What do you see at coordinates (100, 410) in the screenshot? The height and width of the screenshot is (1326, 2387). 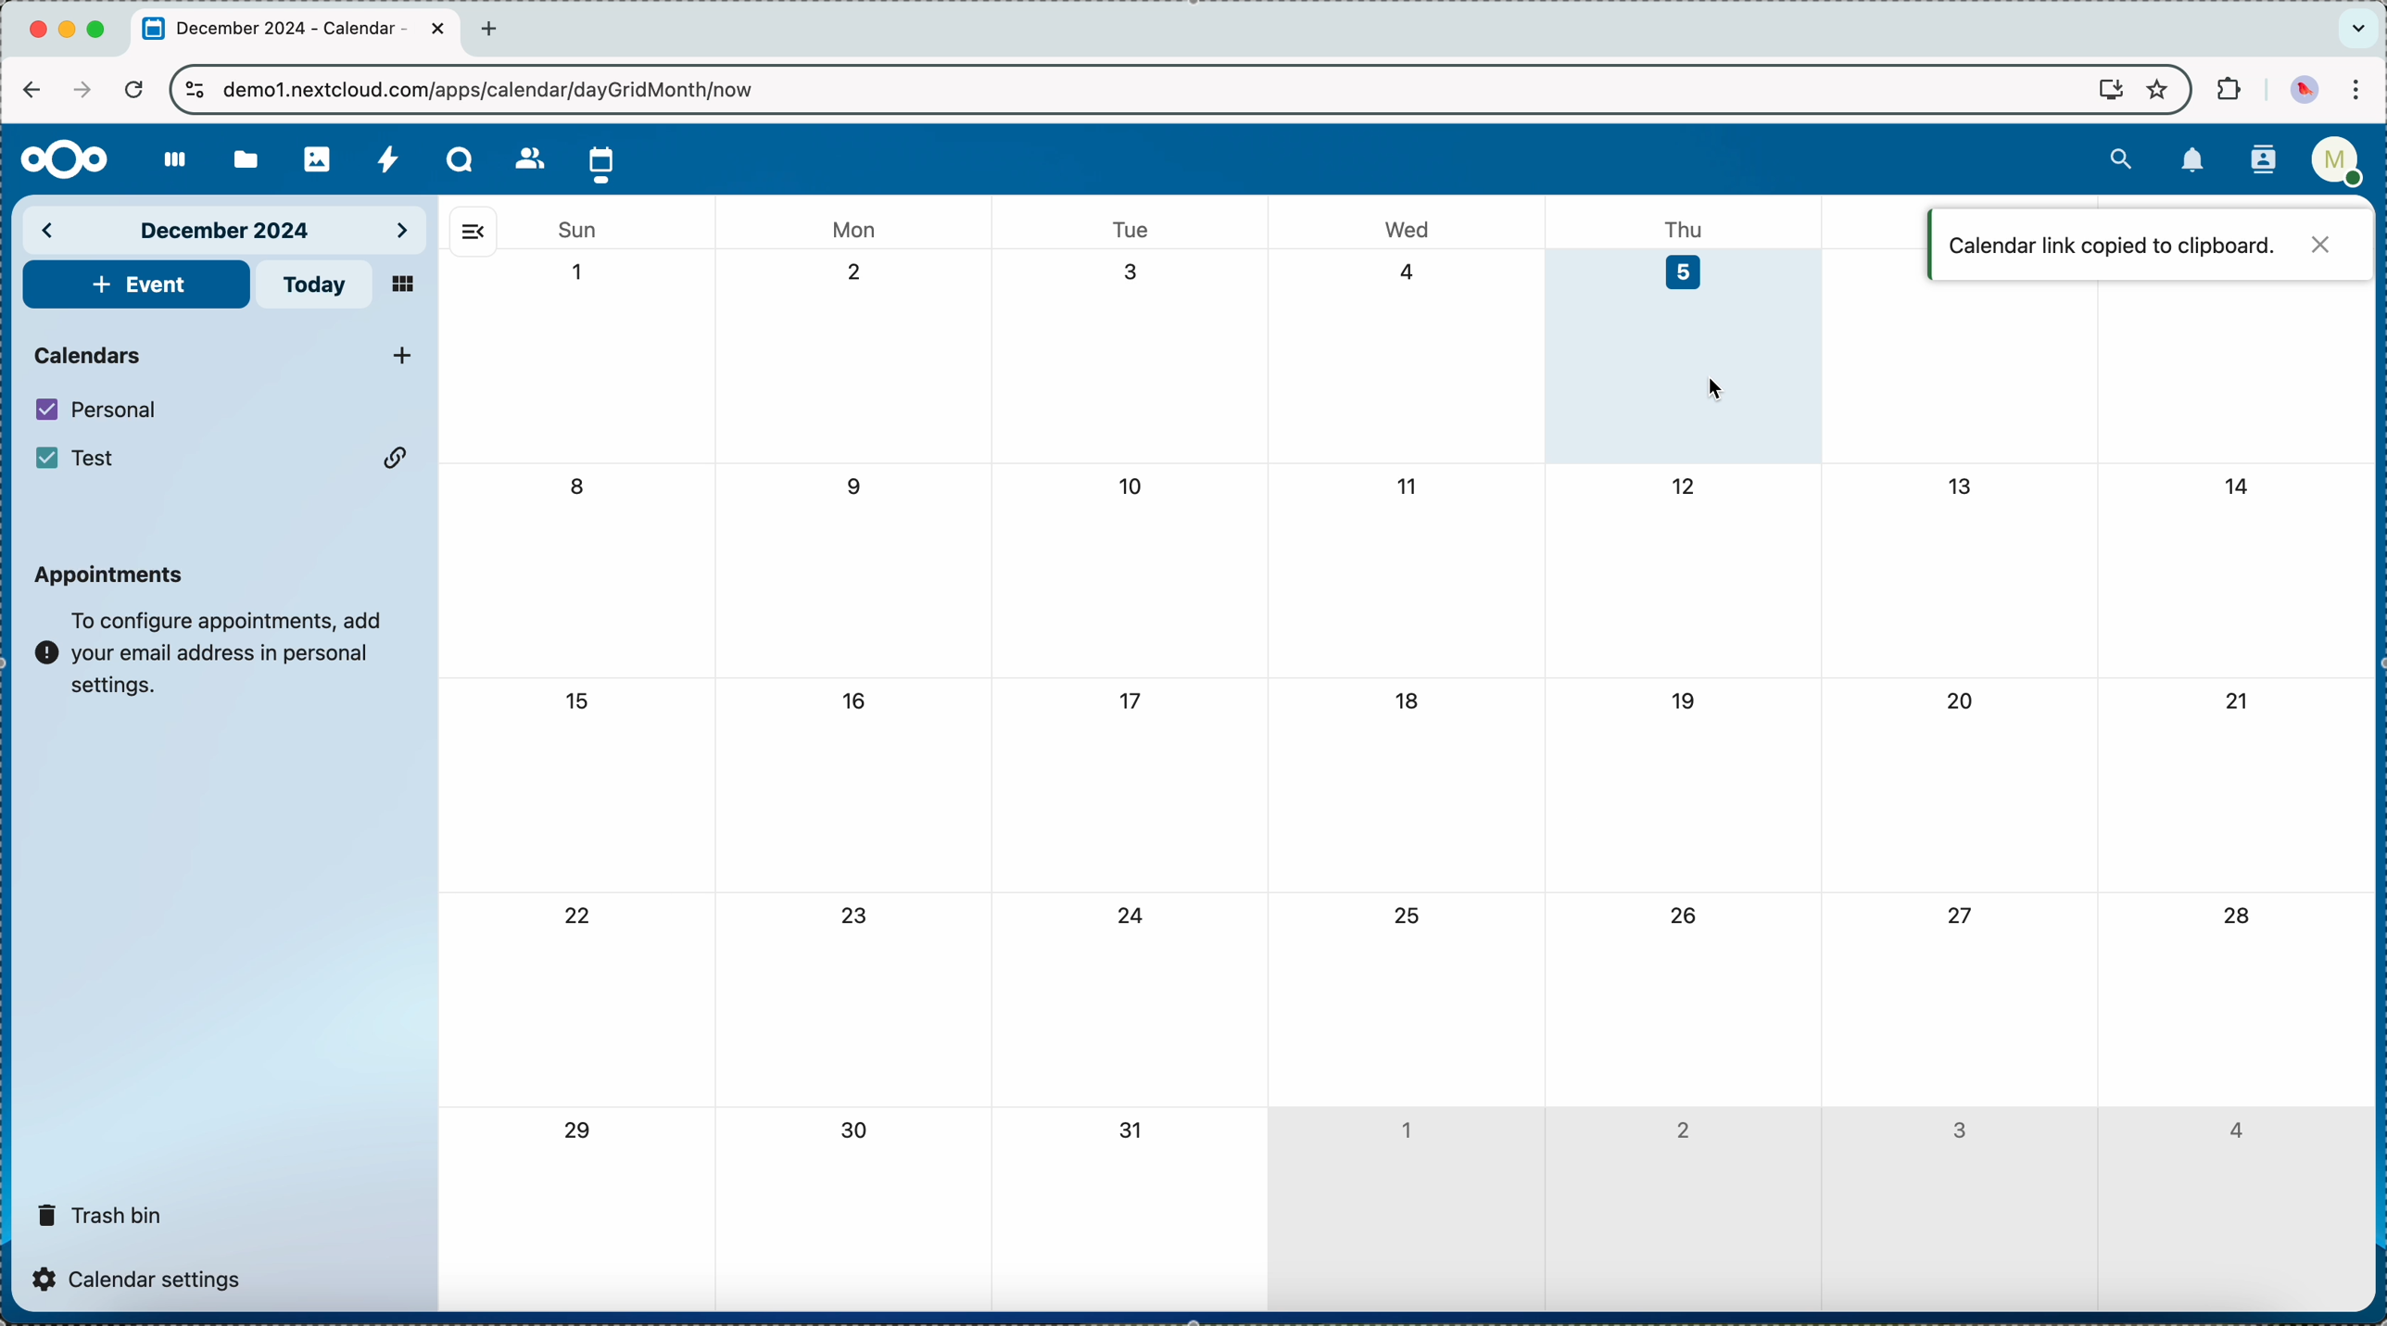 I see `personal` at bounding box center [100, 410].